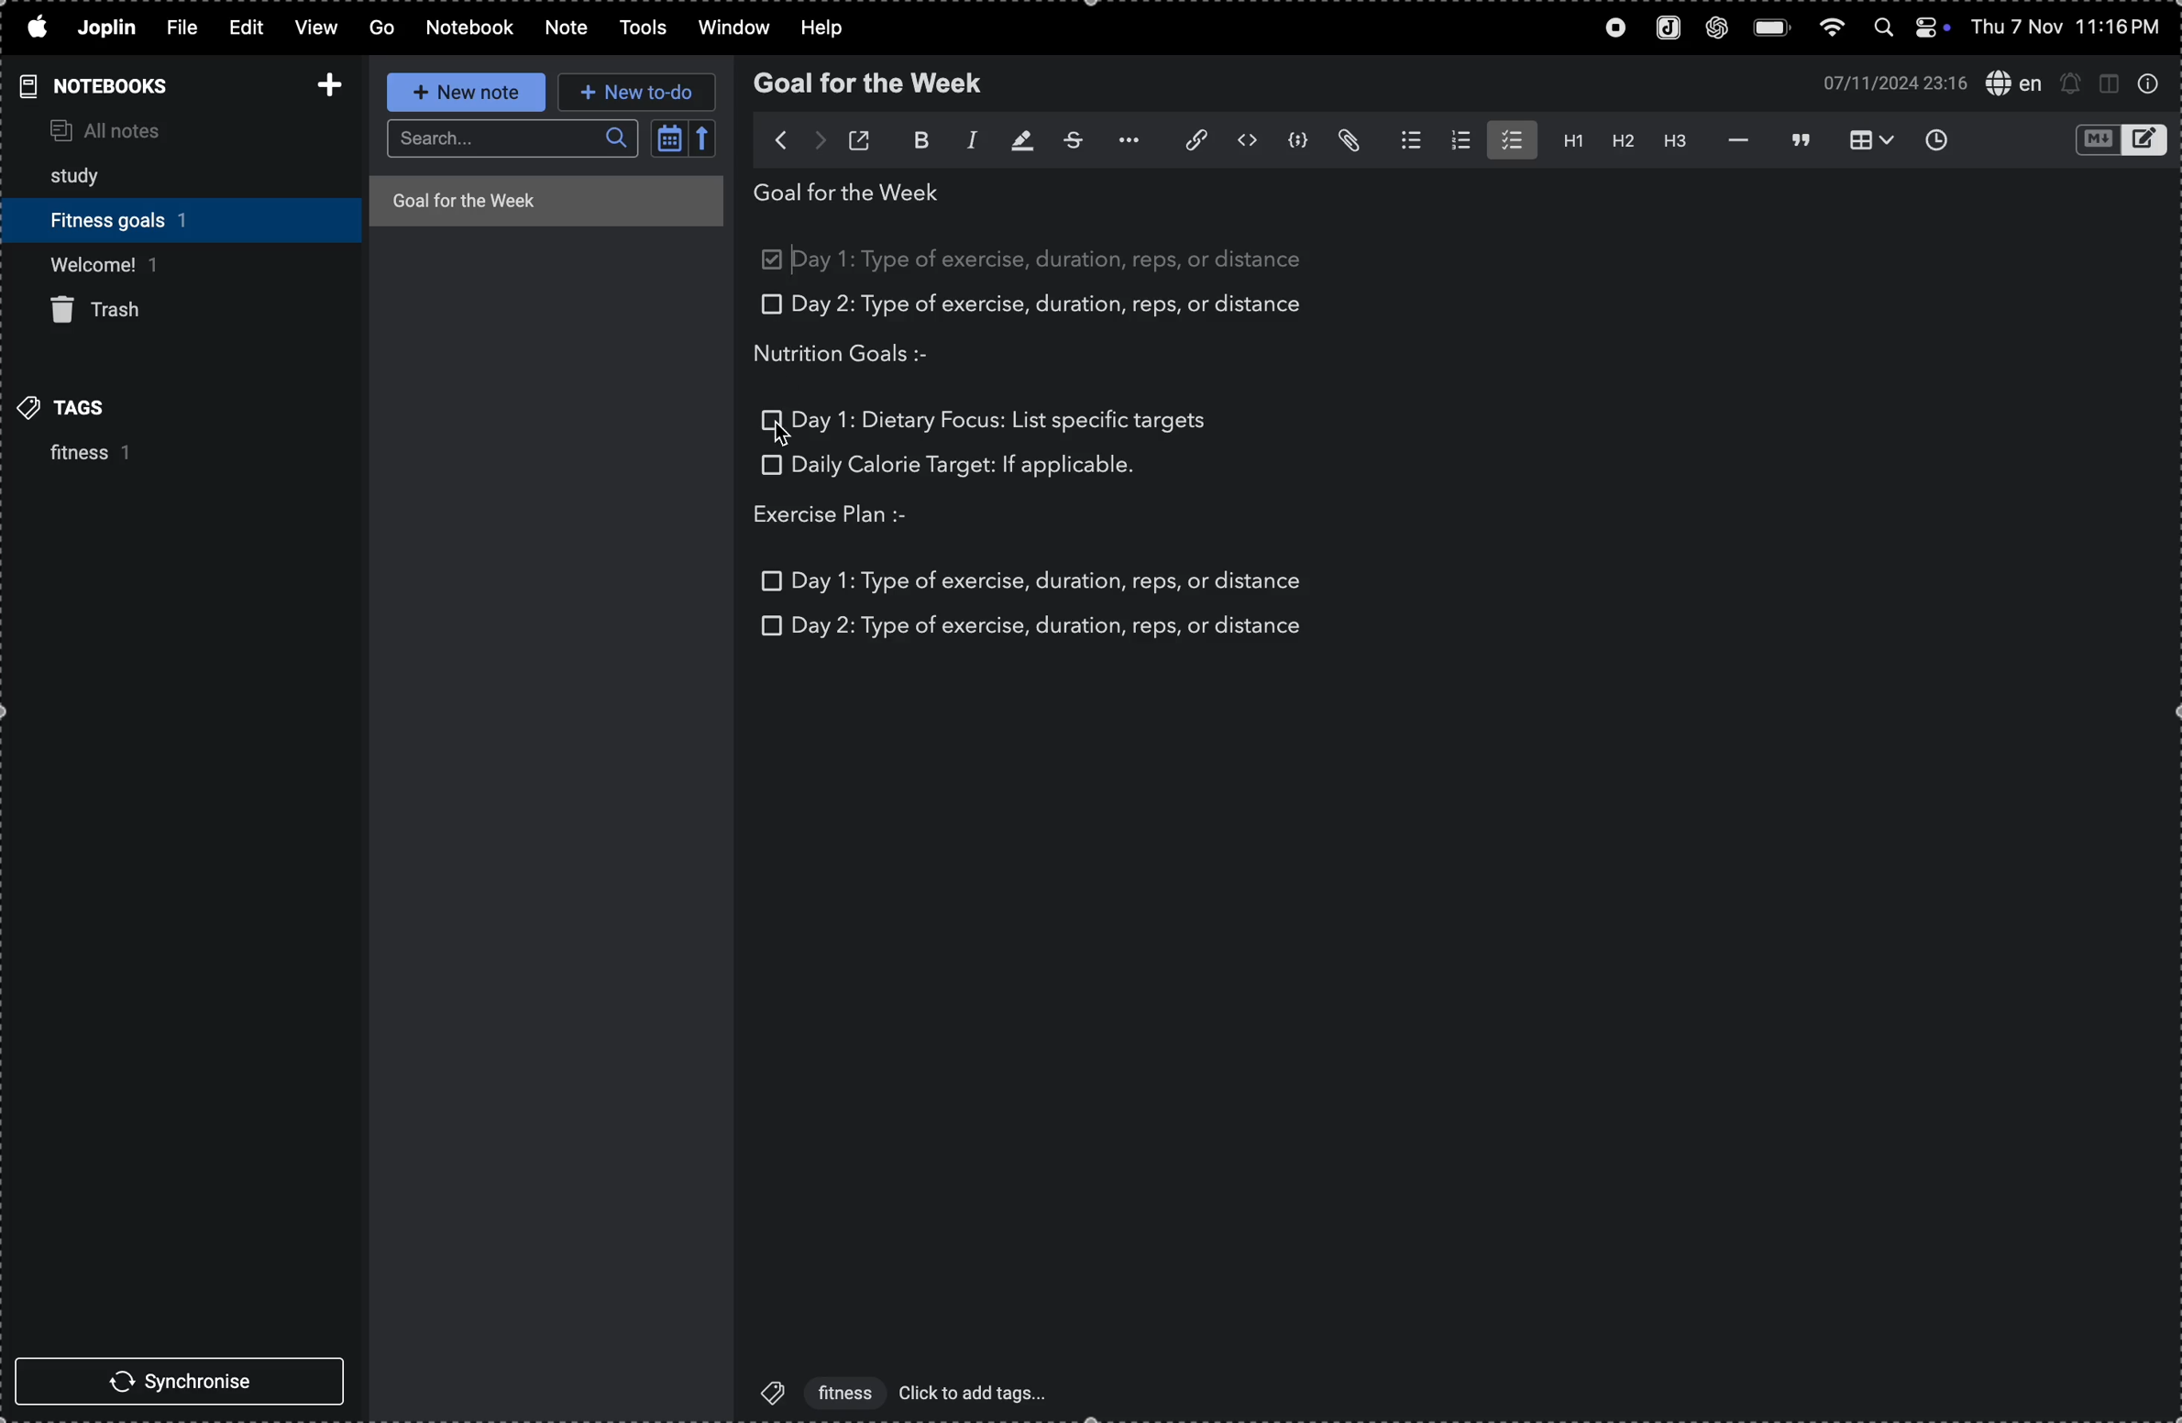  I want to click on 'fitness' click to add tags, so click(898, 1391).